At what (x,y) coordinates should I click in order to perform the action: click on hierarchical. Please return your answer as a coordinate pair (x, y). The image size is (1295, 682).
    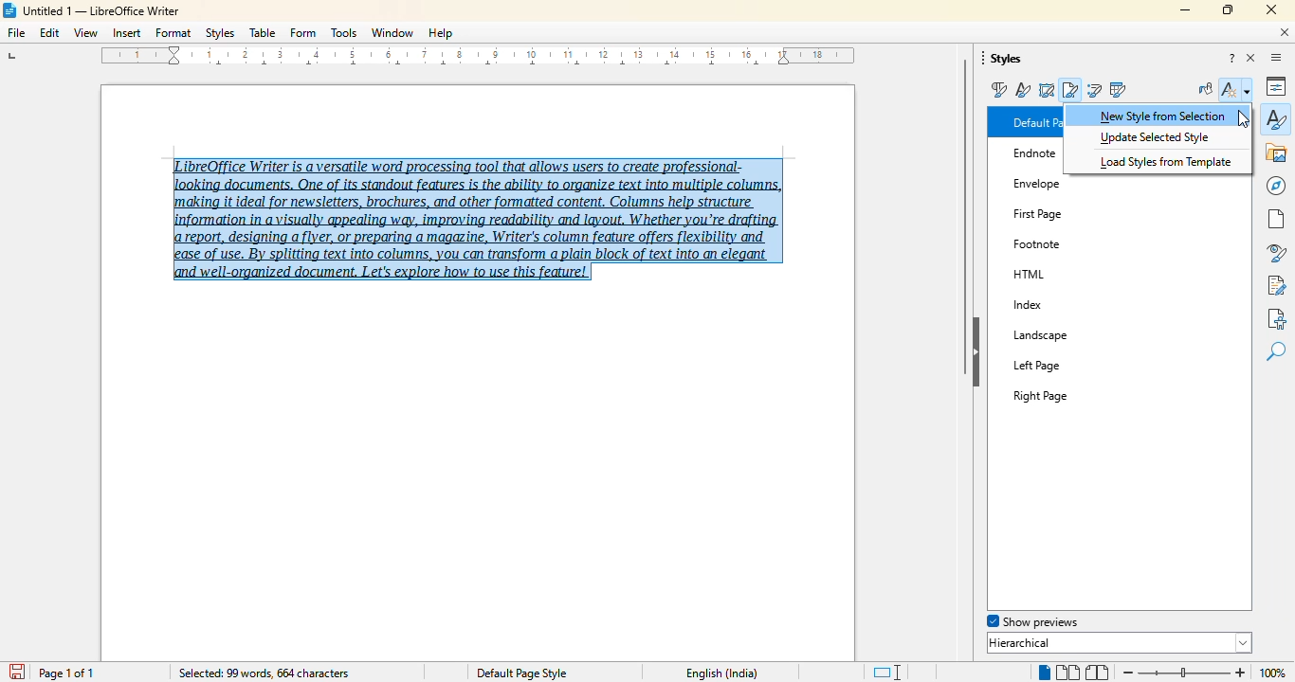
    Looking at the image, I should click on (1120, 642).